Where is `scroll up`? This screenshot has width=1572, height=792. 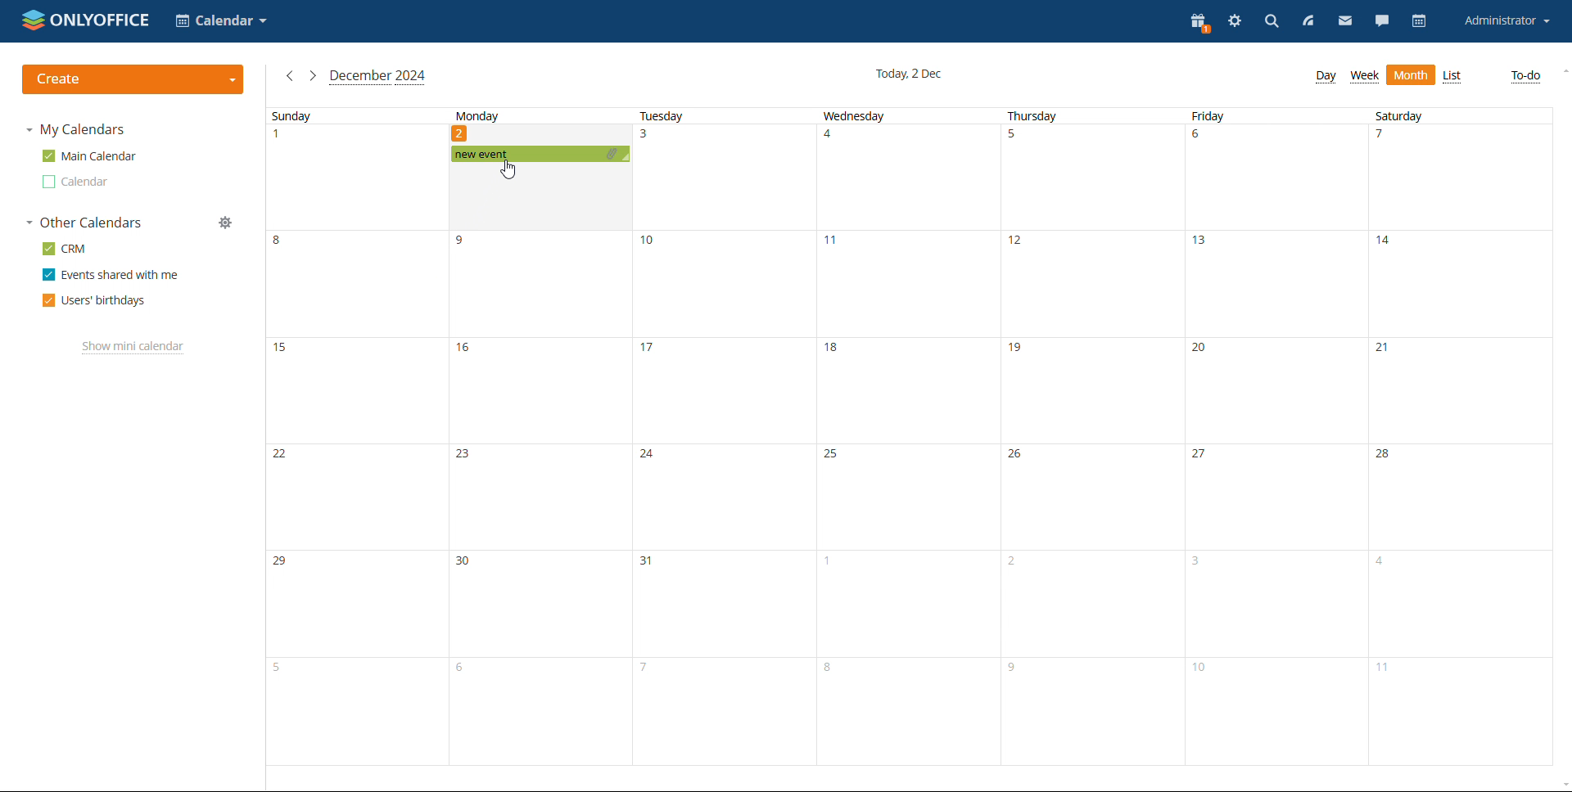 scroll up is located at coordinates (1562, 72).